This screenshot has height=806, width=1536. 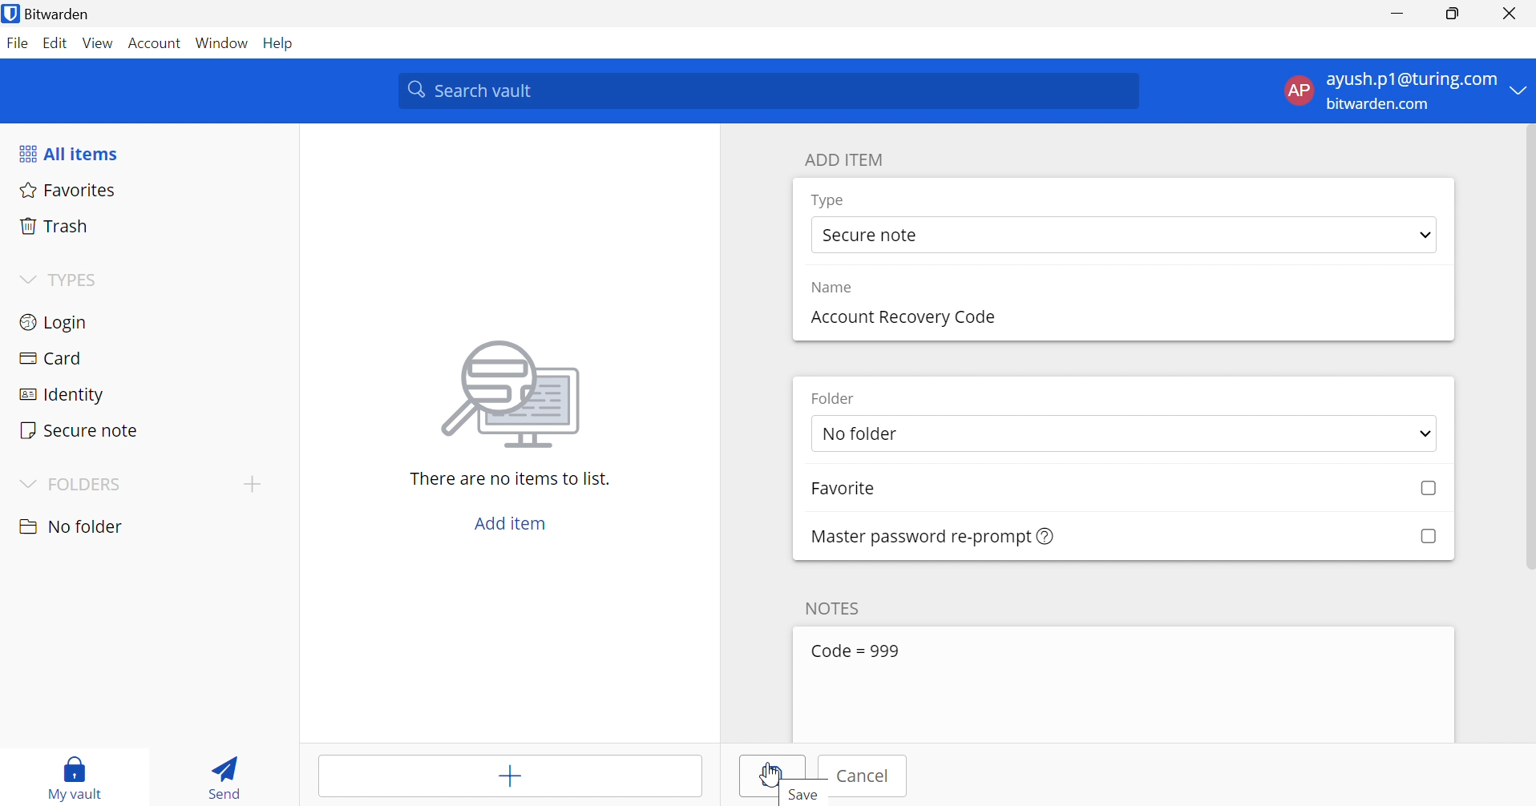 What do you see at coordinates (838, 607) in the screenshot?
I see `NOTES` at bounding box center [838, 607].